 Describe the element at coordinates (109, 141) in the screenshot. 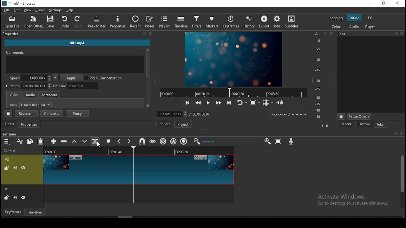

I see `create/edit marker` at that location.